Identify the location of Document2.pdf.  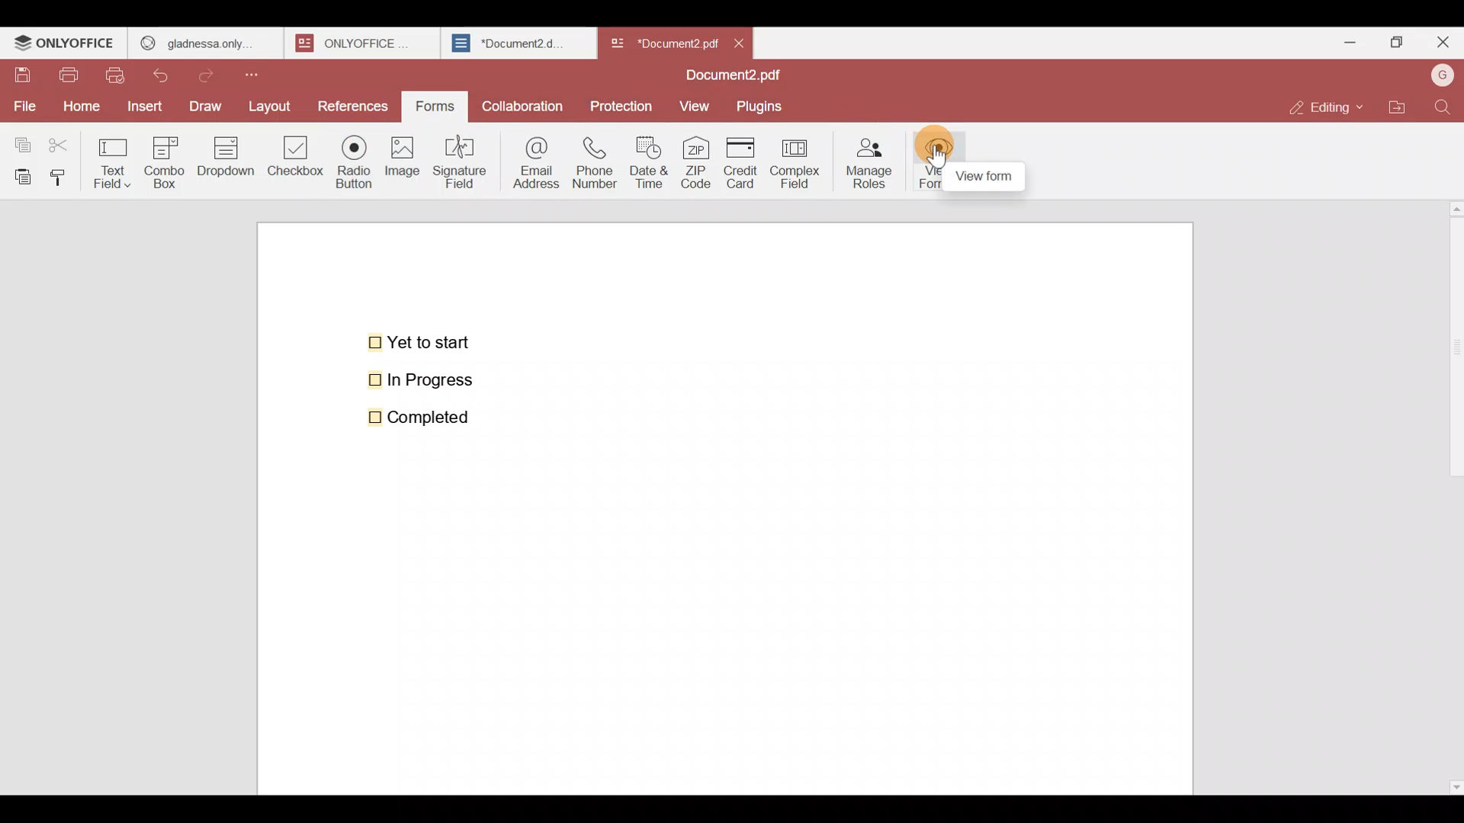
(729, 77).